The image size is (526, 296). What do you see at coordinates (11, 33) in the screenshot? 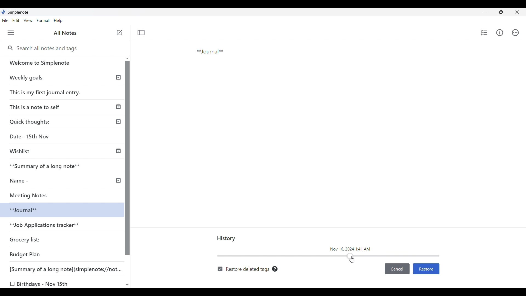
I see `Menu` at bounding box center [11, 33].